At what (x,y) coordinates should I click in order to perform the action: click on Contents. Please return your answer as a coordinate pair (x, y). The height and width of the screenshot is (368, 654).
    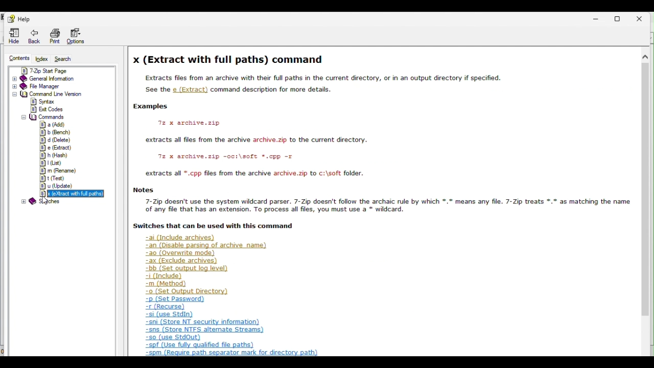
    Looking at the image, I should click on (15, 59).